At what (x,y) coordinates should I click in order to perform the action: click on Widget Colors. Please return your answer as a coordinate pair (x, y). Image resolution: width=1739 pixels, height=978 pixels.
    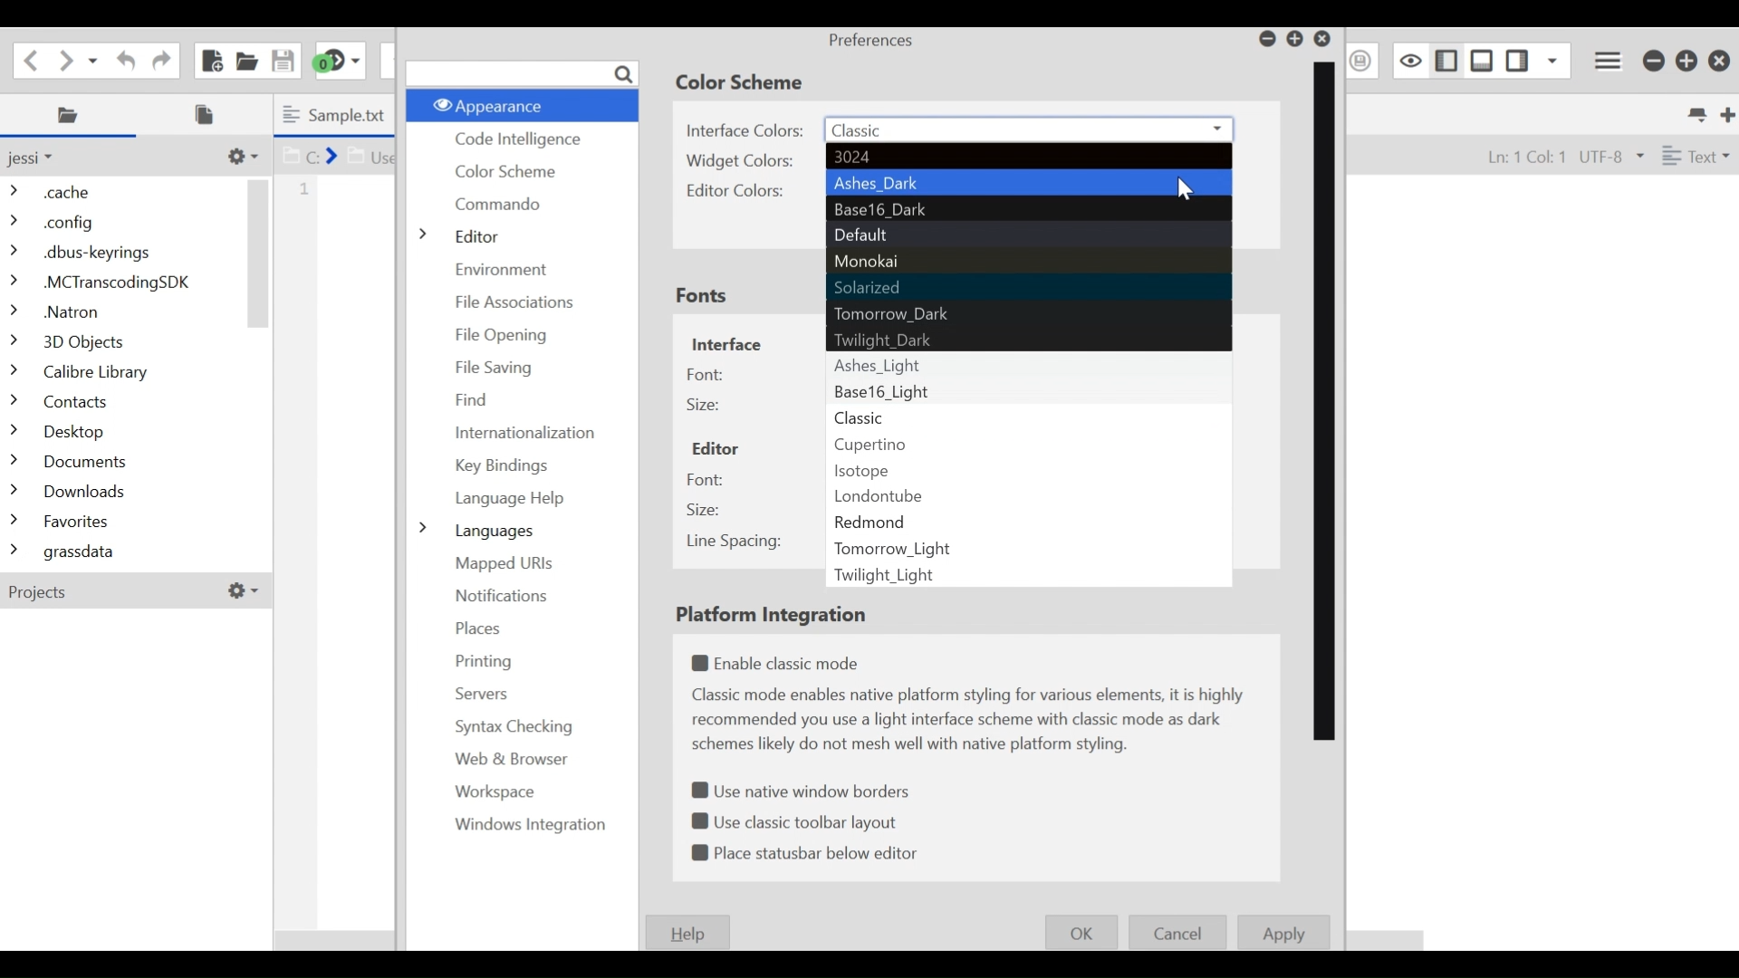
    Looking at the image, I should click on (744, 161).